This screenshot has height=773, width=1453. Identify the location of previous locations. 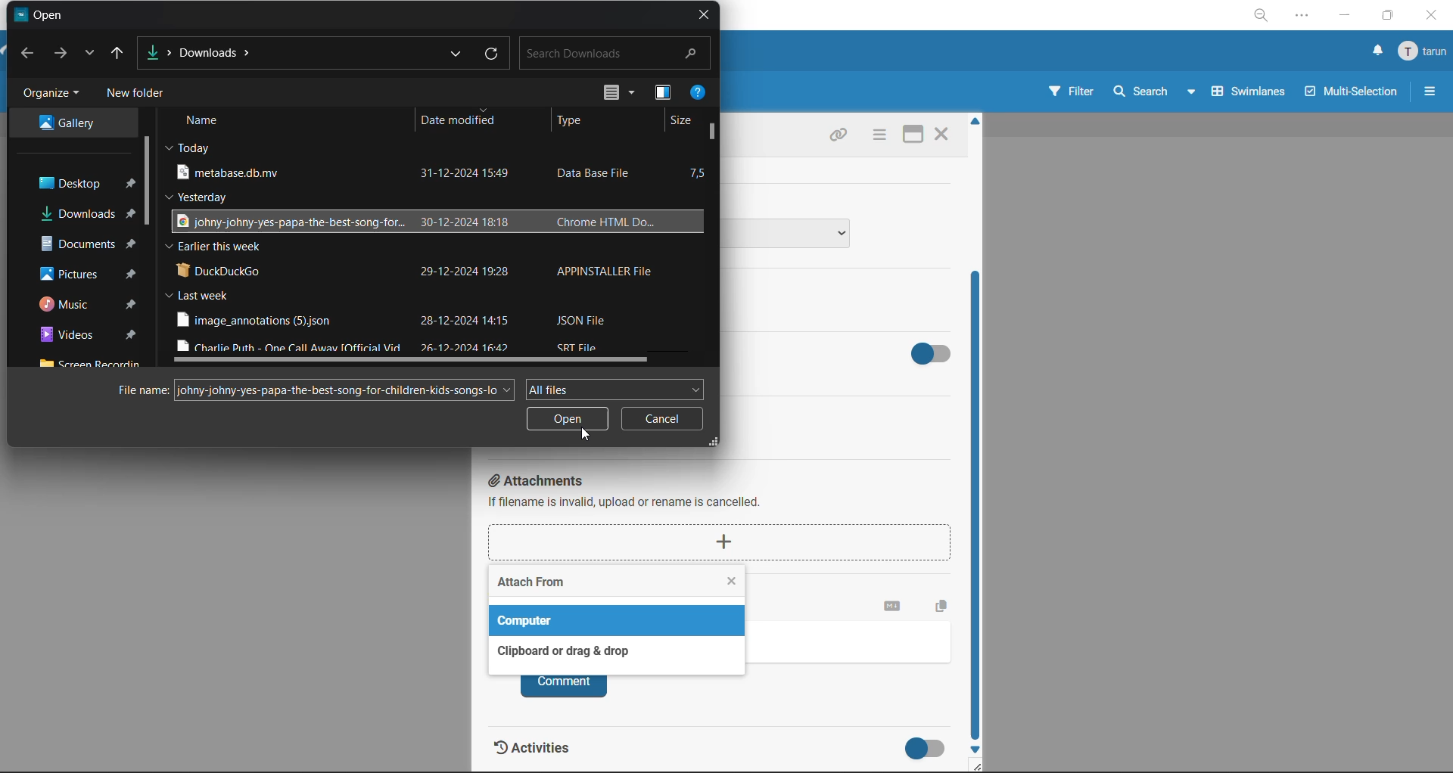
(456, 52).